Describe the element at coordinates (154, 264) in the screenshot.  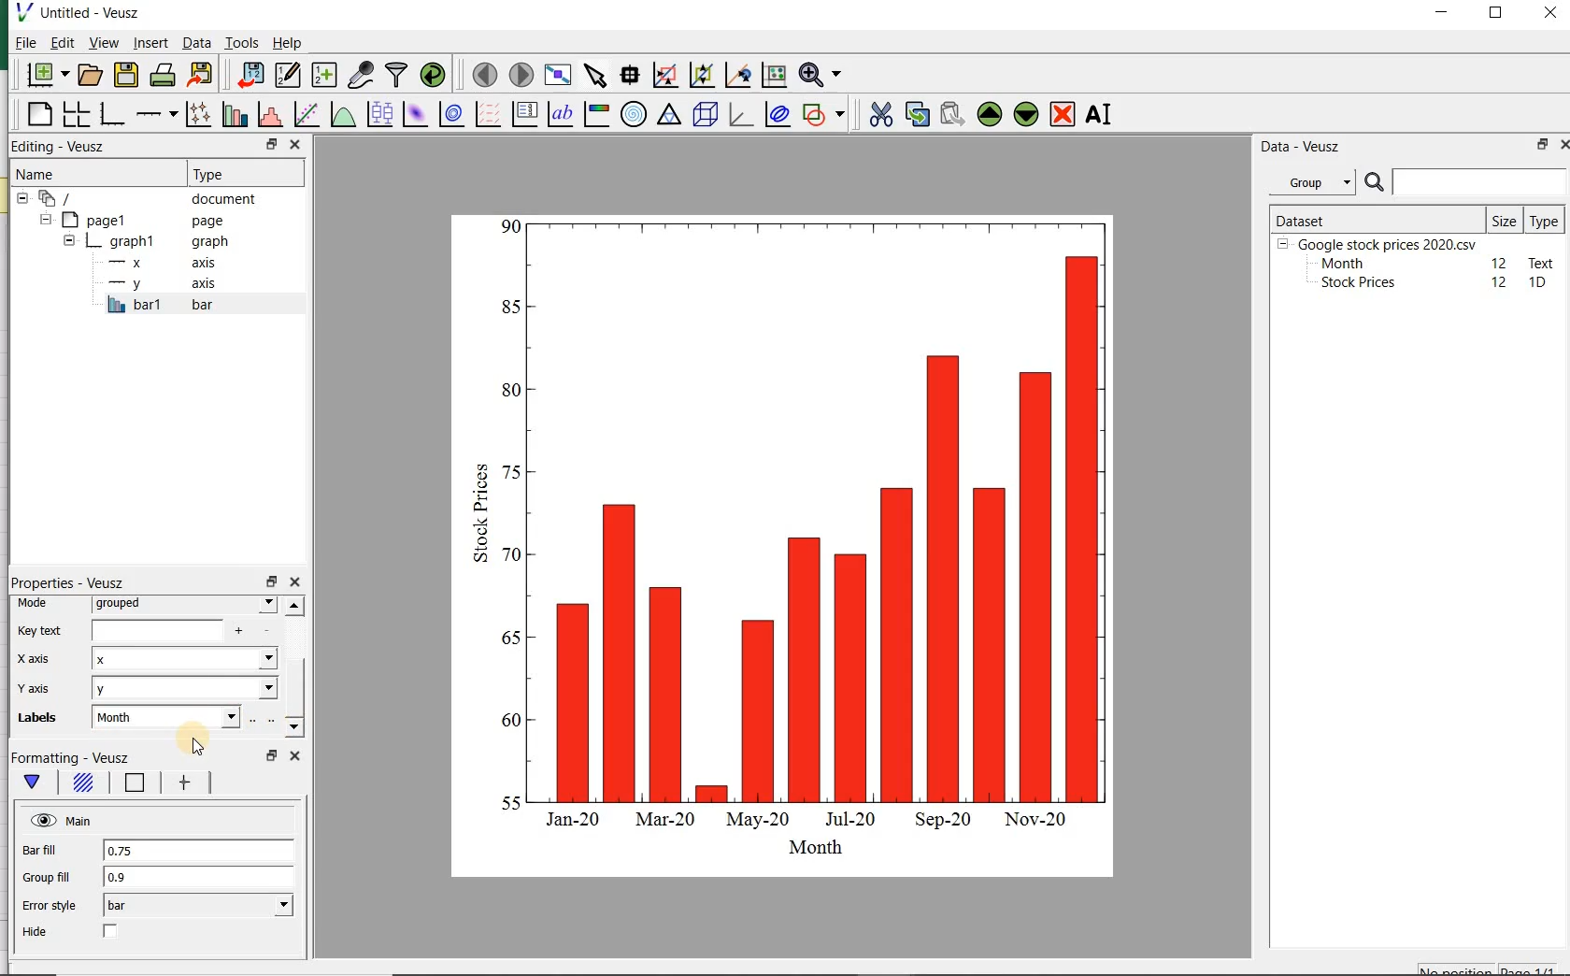
I see `x axis` at that location.